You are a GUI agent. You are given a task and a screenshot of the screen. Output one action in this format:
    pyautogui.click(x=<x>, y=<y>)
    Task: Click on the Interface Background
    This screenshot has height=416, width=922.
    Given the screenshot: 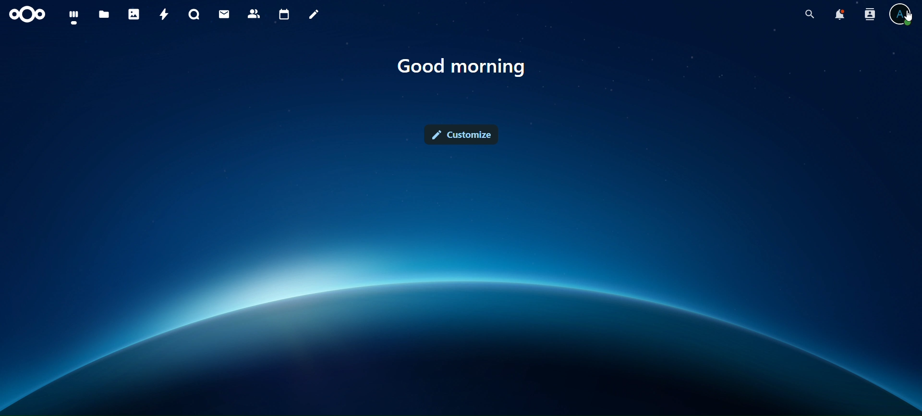 What is the action you would take?
    pyautogui.click(x=461, y=283)
    